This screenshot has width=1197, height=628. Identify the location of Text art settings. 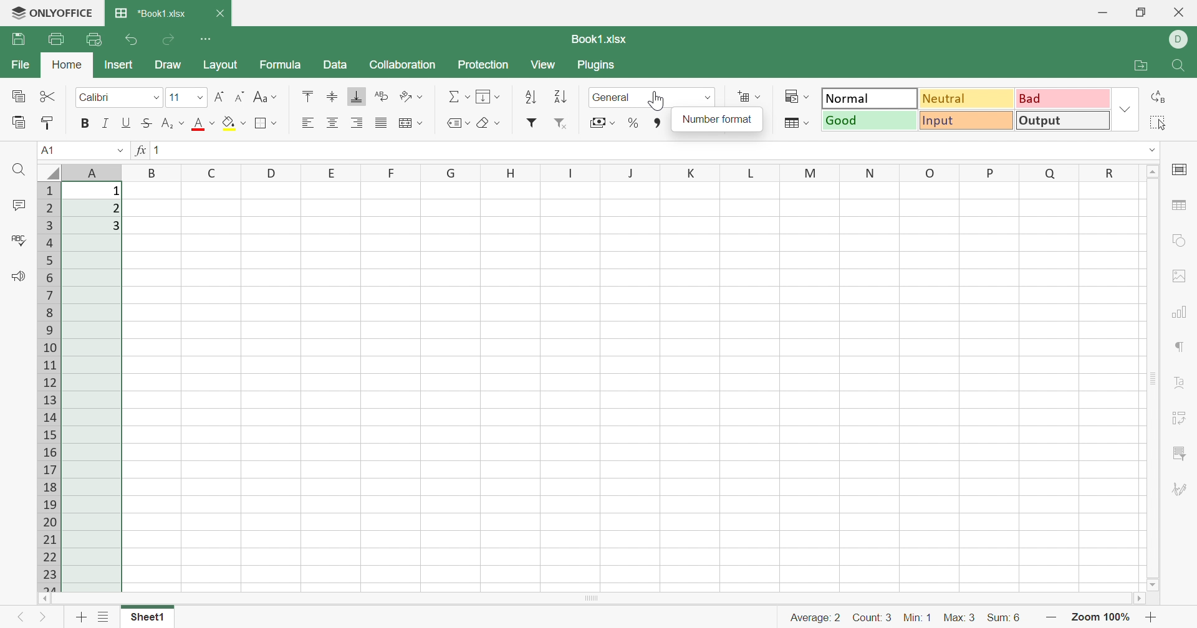
(1182, 383).